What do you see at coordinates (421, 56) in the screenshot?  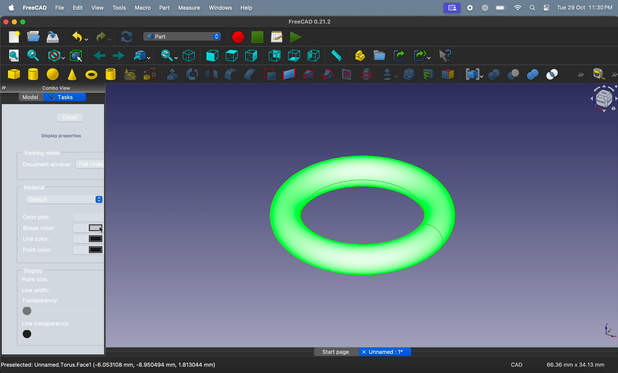 I see `make sub link` at bounding box center [421, 56].